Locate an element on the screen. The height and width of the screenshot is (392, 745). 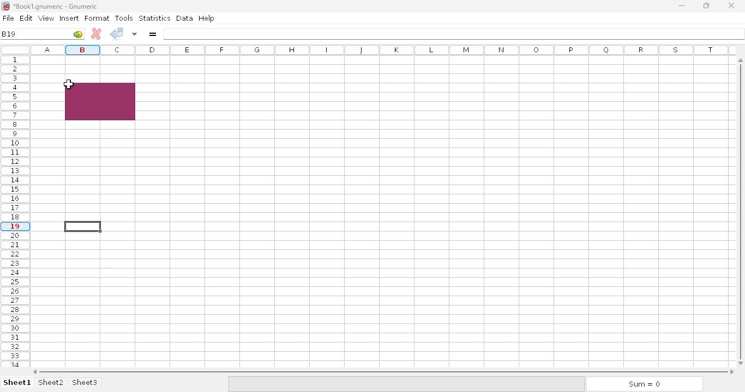
enter formula is located at coordinates (153, 34).